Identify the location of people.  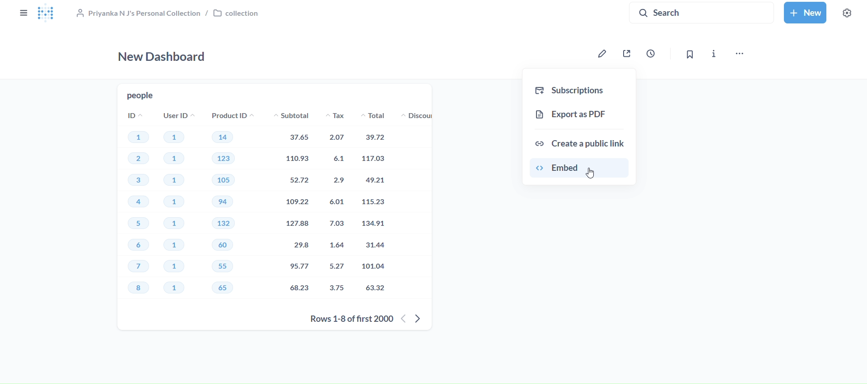
(140, 96).